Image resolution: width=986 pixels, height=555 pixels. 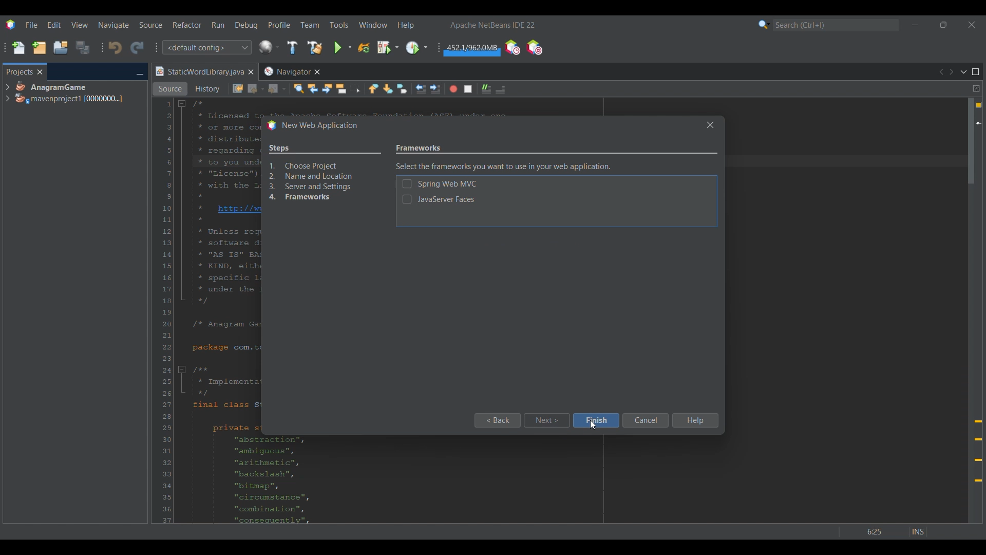 I want to click on Finish highlighted by cursor, so click(x=596, y=420).